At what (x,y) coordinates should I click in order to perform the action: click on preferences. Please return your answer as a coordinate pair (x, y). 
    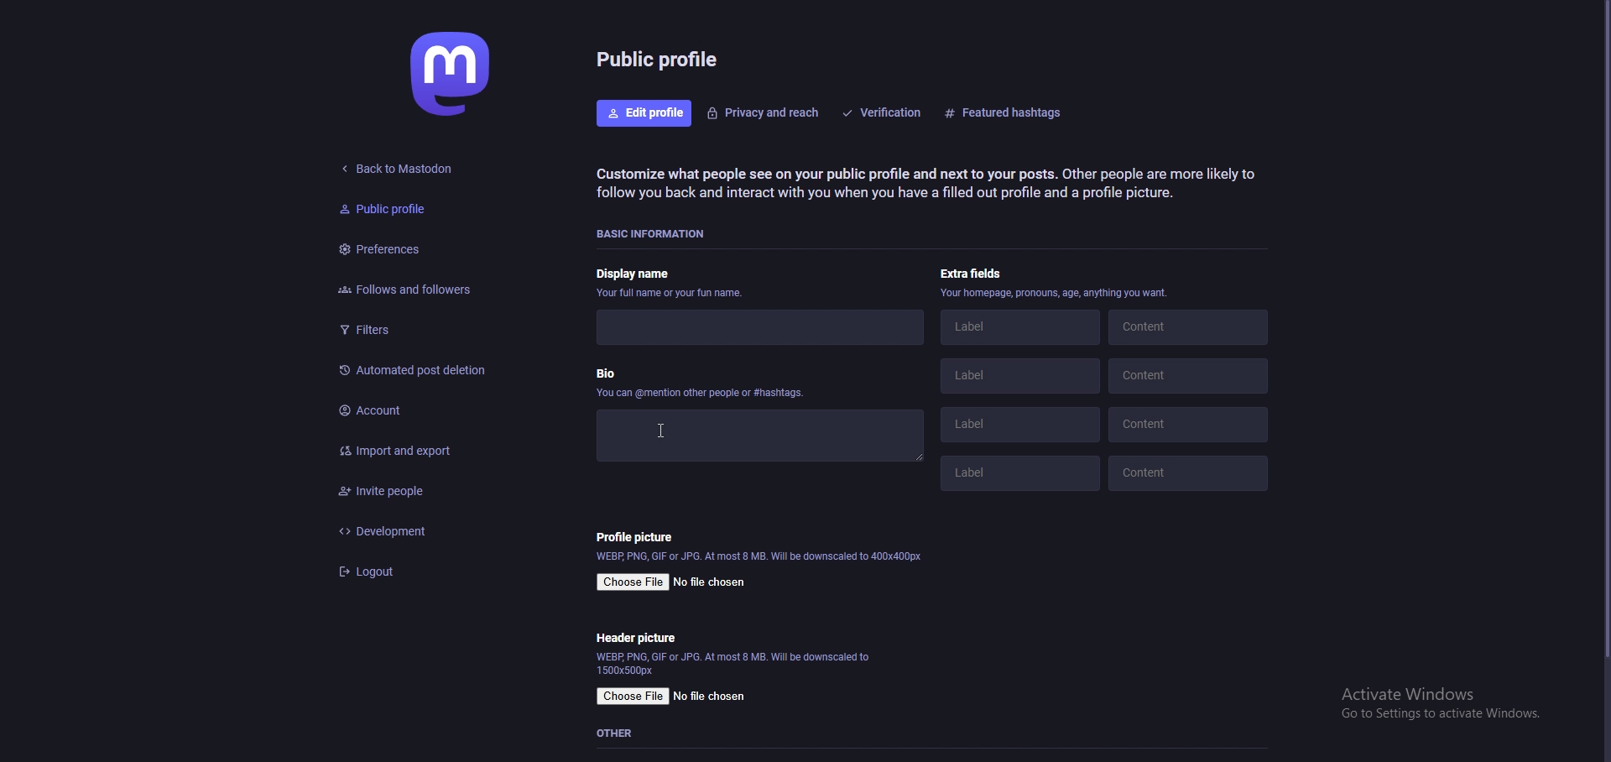
    Looking at the image, I should click on (414, 248).